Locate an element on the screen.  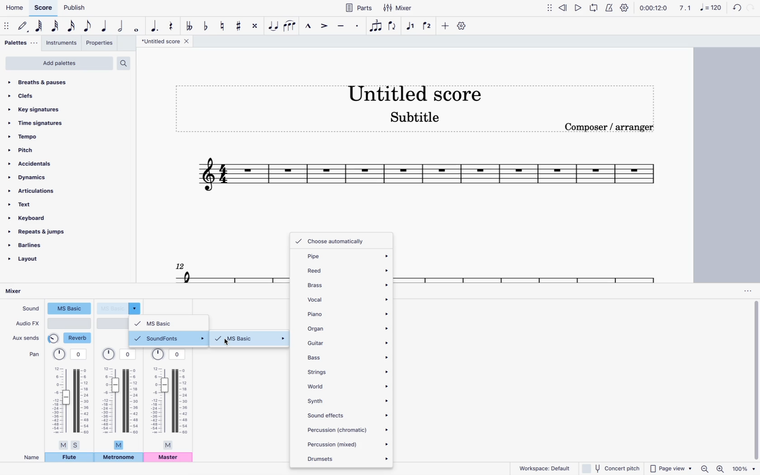
soundfonts is located at coordinates (170, 338).